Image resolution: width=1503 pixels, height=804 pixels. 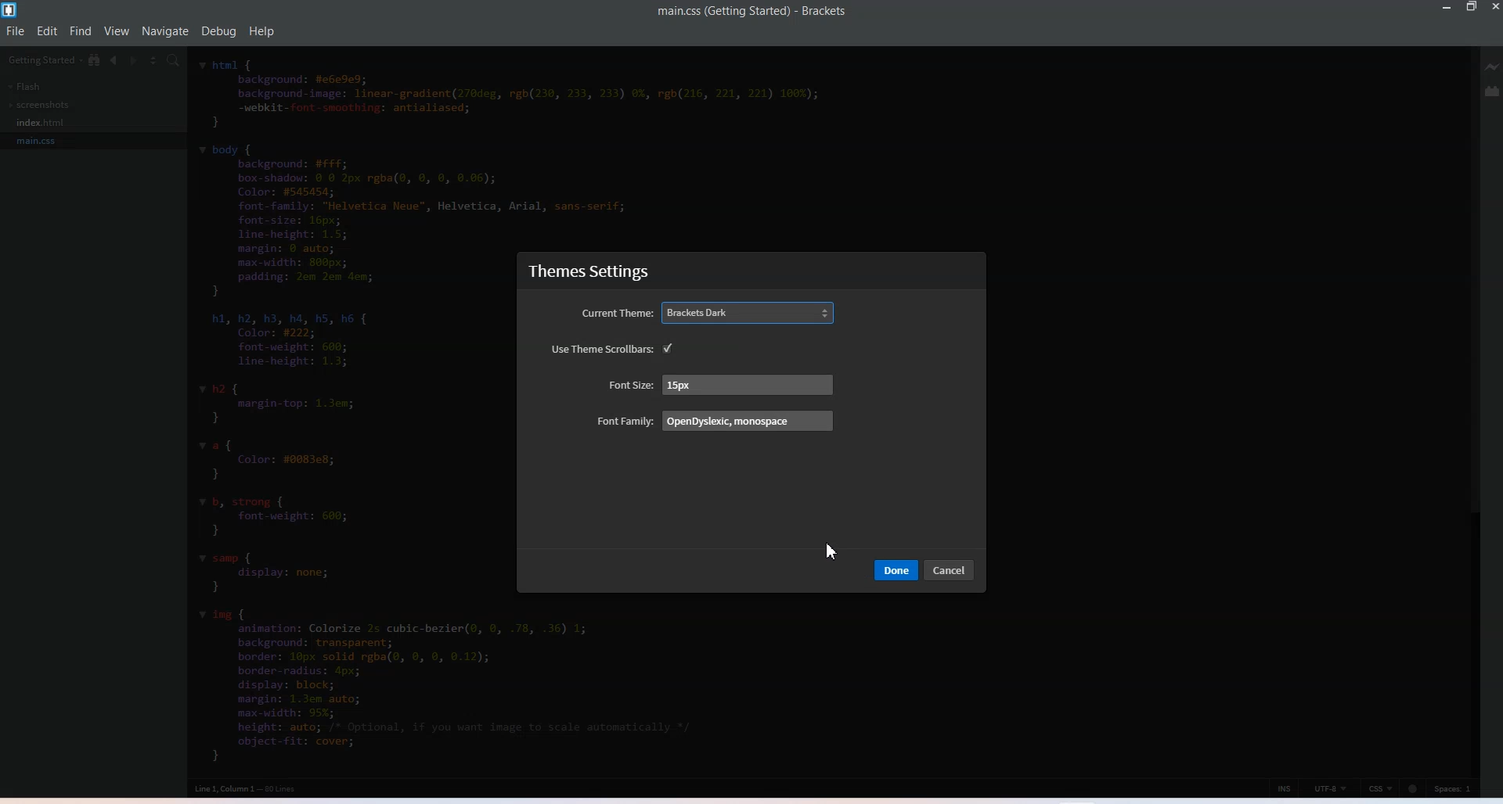 What do you see at coordinates (116, 60) in the screenshot?
I see `Navigate Backward` at bounding box center [116, 60].